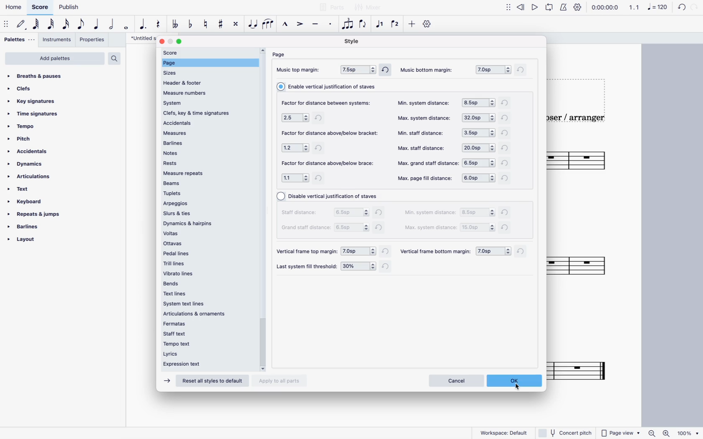  I want to click on toggle double flat, so click(176, 26).